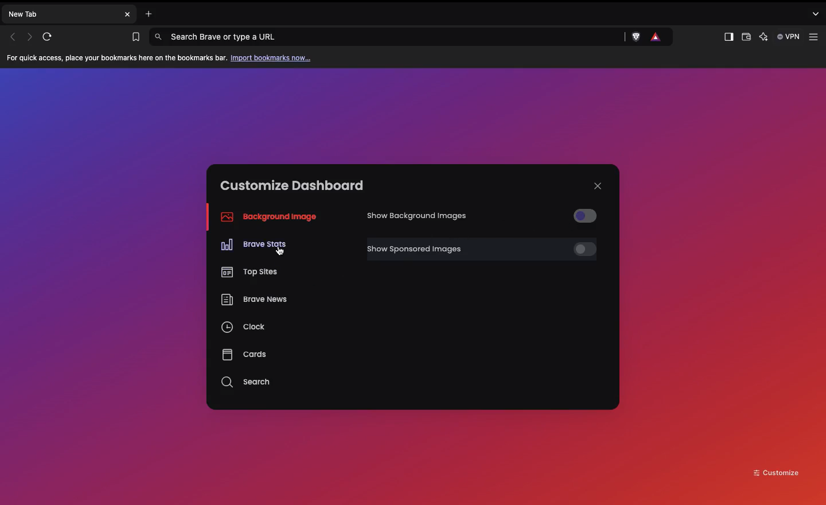 Image resolution: width=826 pixels, height=505 pixels. I want to click on Background image, so click(266, 217).